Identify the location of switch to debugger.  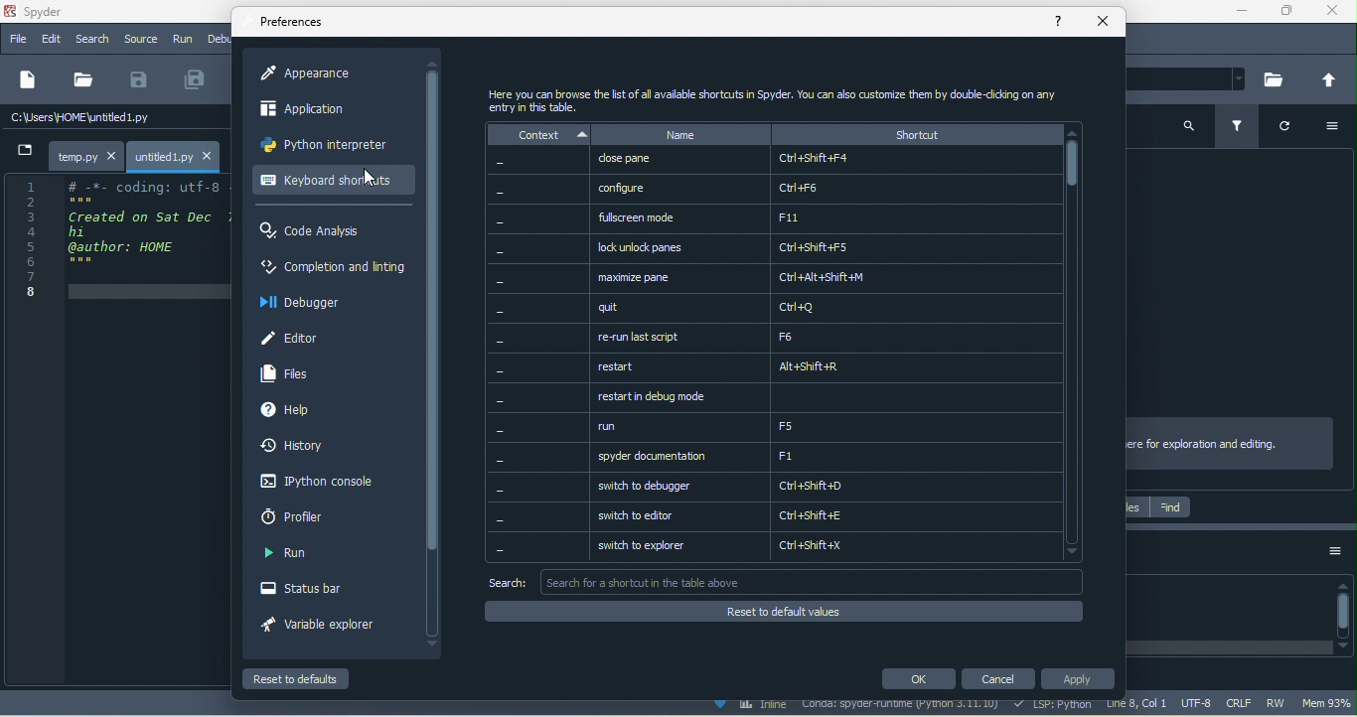
(820, 487).